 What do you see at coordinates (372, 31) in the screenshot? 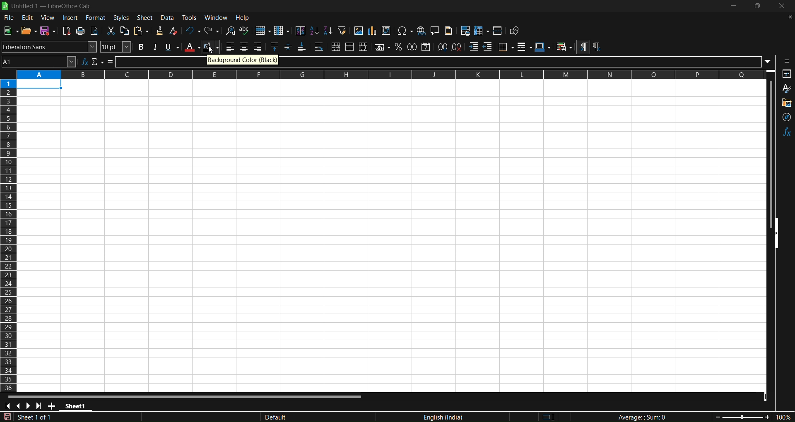
I see `insert chart` at bounding box center [372, 31].